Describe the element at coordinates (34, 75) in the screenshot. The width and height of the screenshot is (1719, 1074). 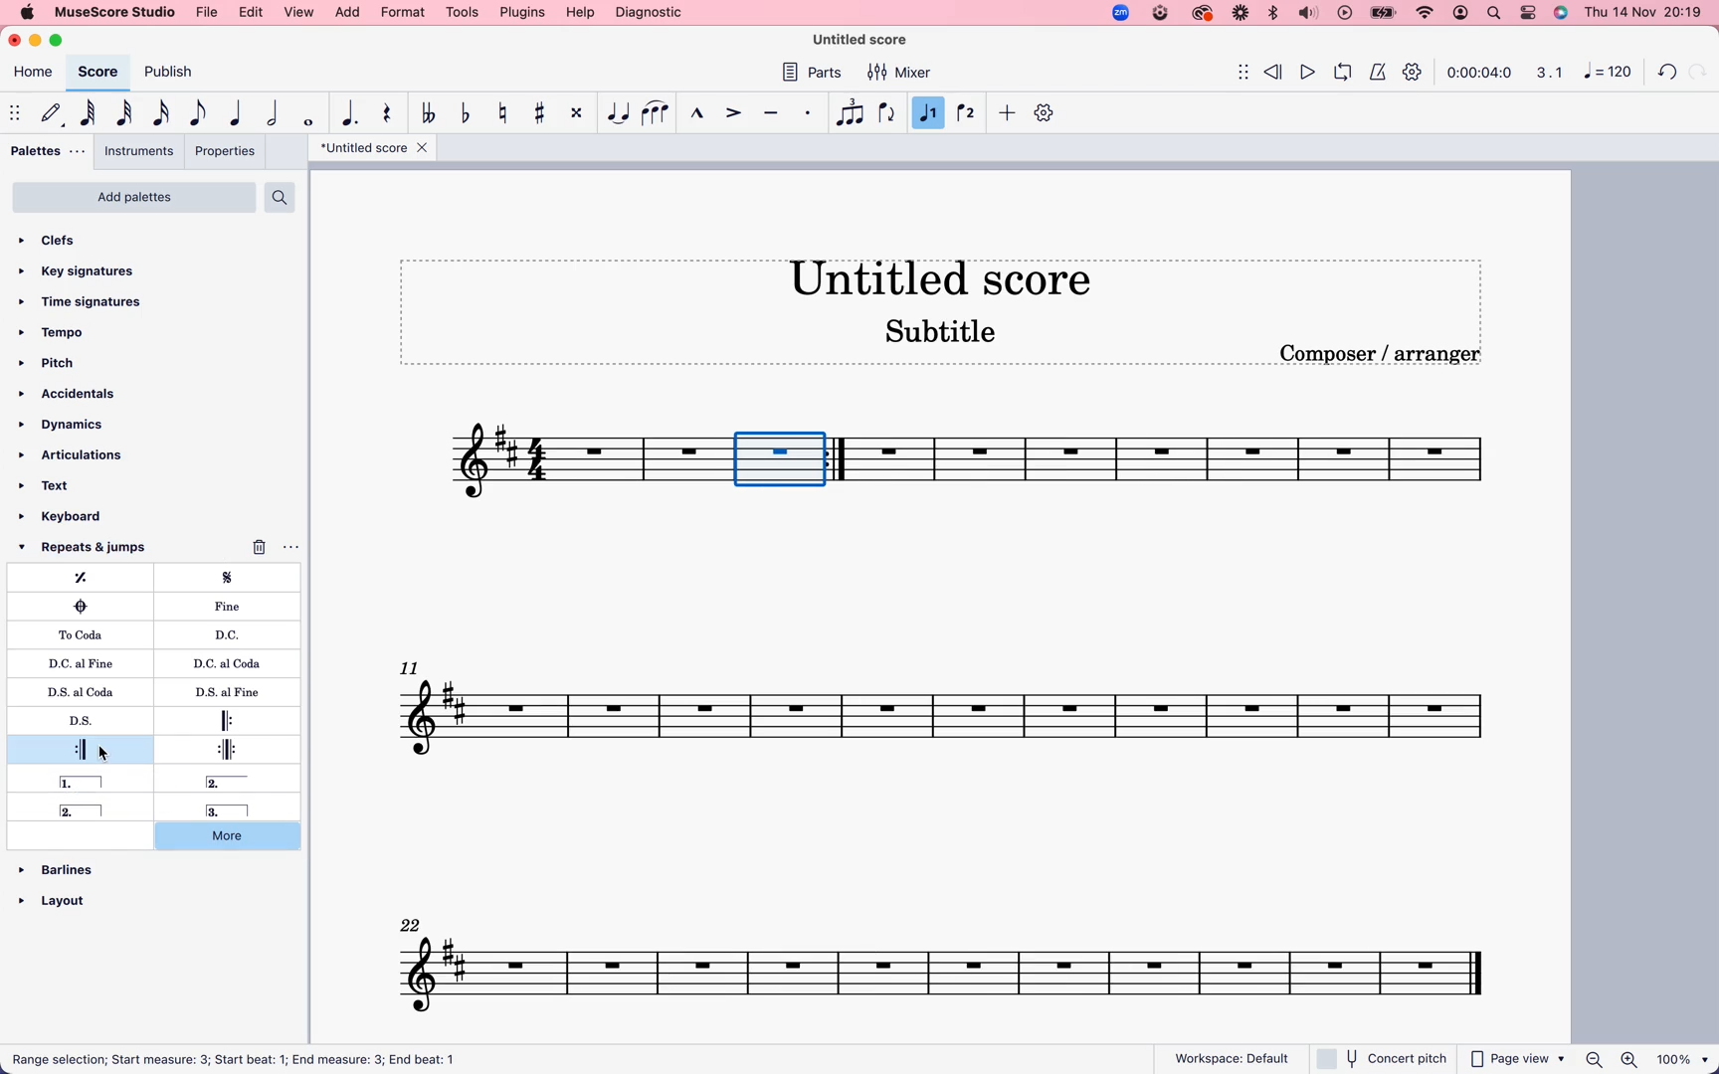
I see `home` at that location.